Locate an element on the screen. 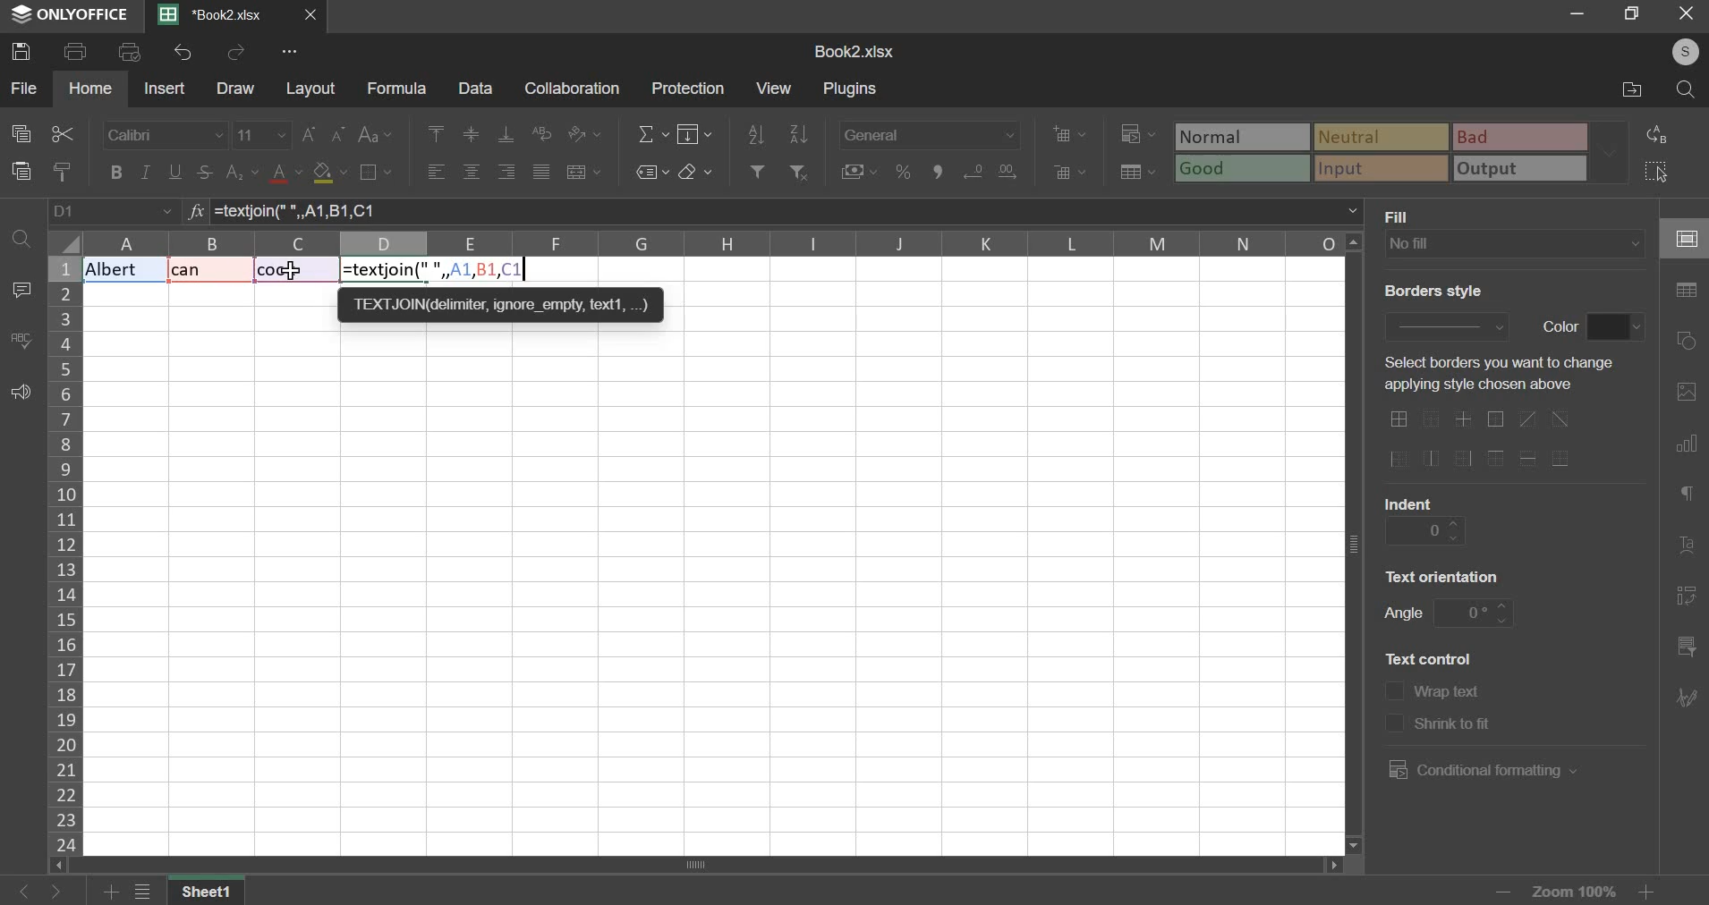 The height and width of the screenshot is (905, 1709). text is located at coordinates (1444, 575).